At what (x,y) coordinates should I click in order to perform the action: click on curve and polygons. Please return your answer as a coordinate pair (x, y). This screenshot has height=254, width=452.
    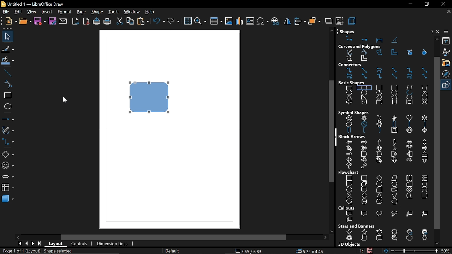
    Looking at the image, I should click on (8, 131).